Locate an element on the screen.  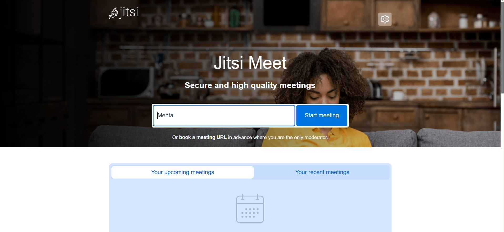
Your upcoming meetings is located at coordinates (182, 173).